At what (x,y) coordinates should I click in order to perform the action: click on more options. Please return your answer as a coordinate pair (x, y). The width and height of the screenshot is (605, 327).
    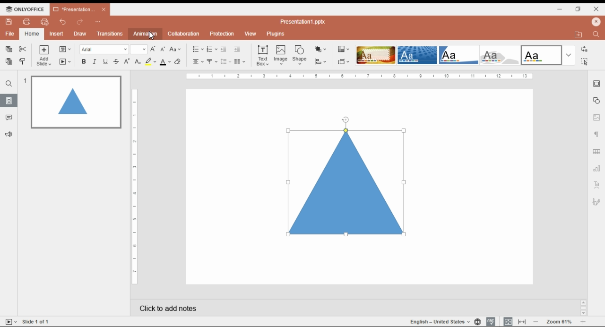
    Looking at the image, I should click on (98, 22).